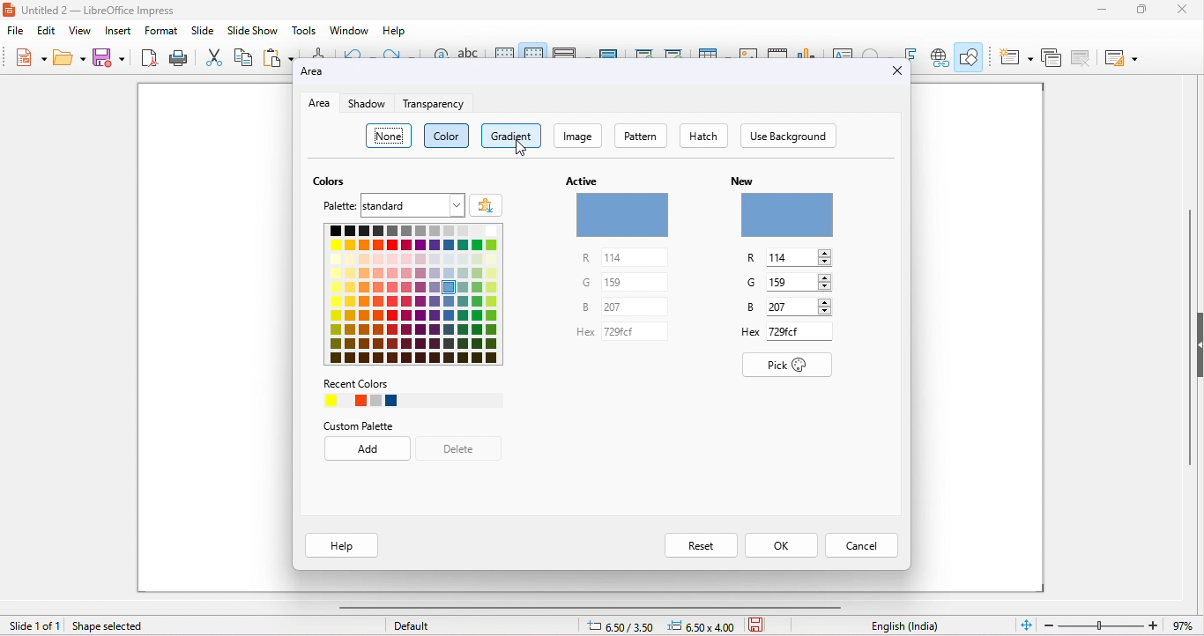  What do you see at coordinates (484, 203) in the screenshot?
I see `add color palettes` at bounding box center [484, 203].